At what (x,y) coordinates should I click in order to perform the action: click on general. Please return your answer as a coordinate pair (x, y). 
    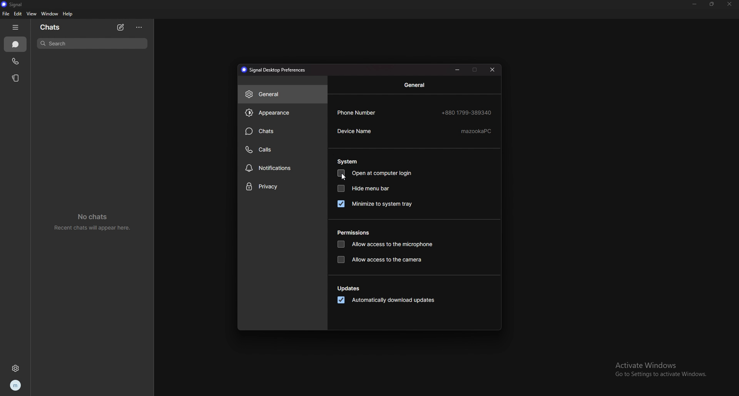
    Looking at the image, I should click on (283, 94).